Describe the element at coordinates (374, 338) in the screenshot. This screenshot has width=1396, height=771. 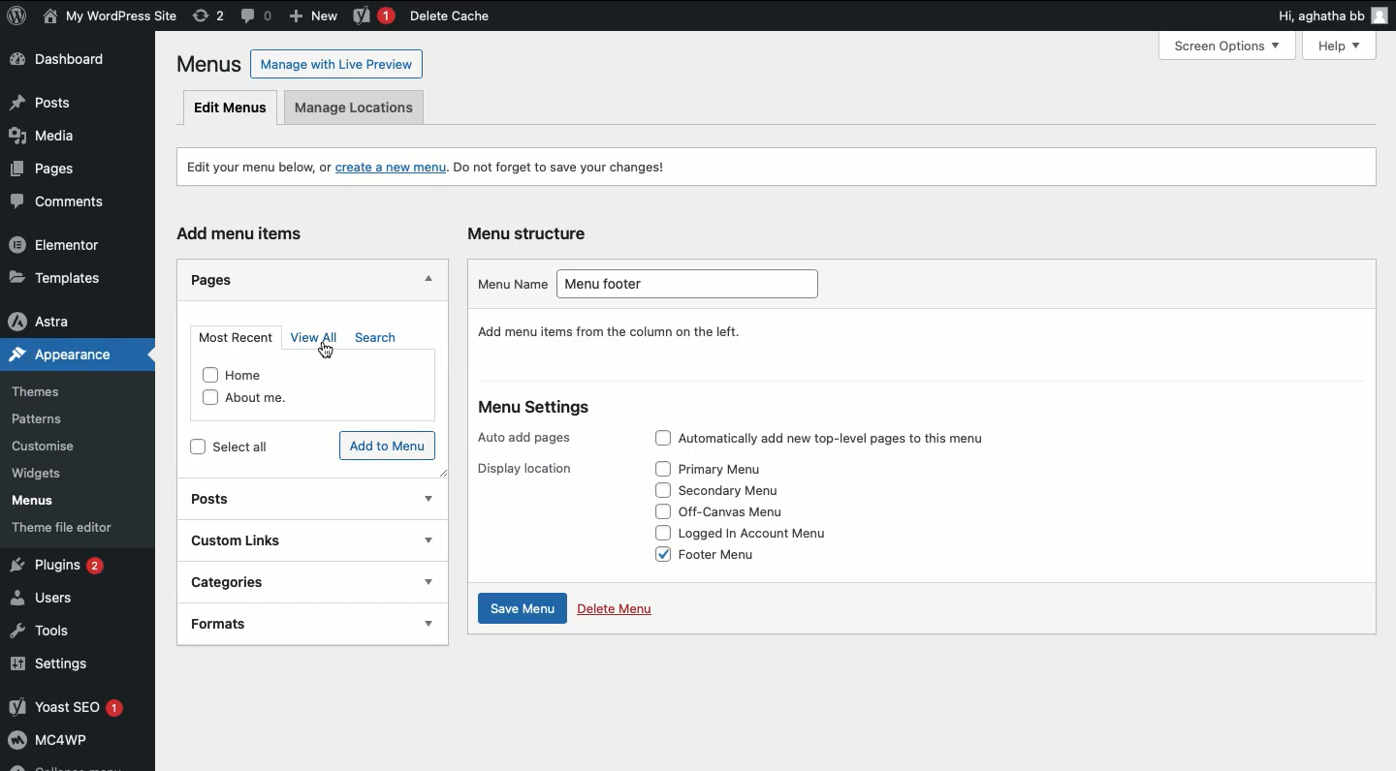
I see `Search` at that location.